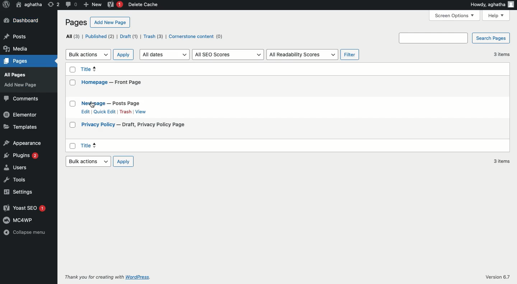 The width and height of the screenshot is (517, 284). Describe the element at coordinates (21, 155) in the screenshot. I see `Plugins` at that location.